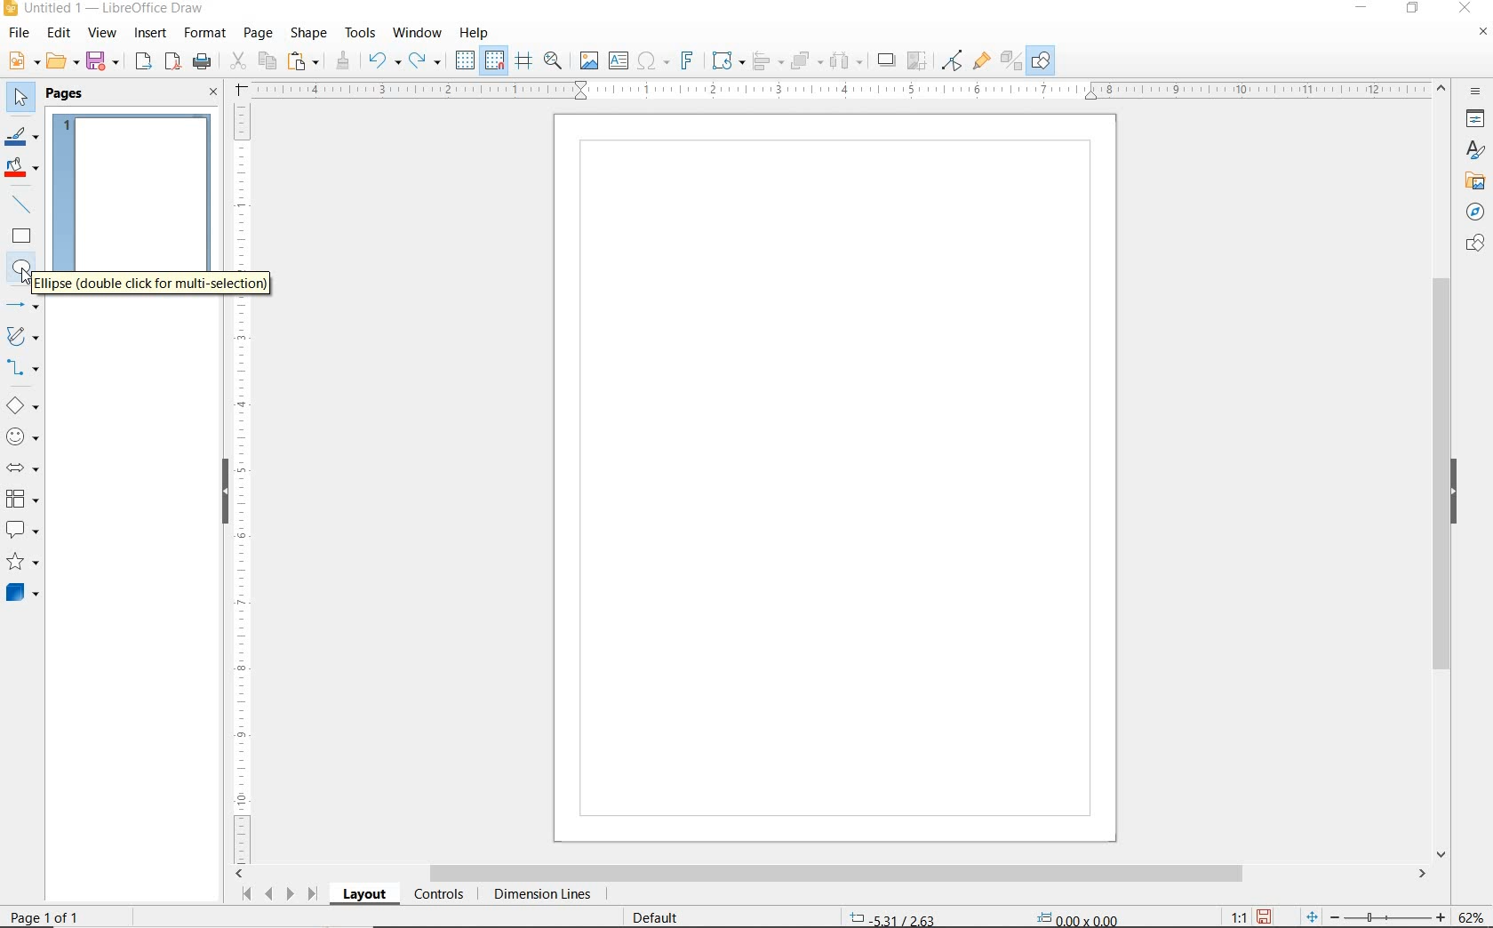  What do you see at coordinates (144, 62) in the screenshot?
I see `EXPORT` at bounding box center [144, 62].